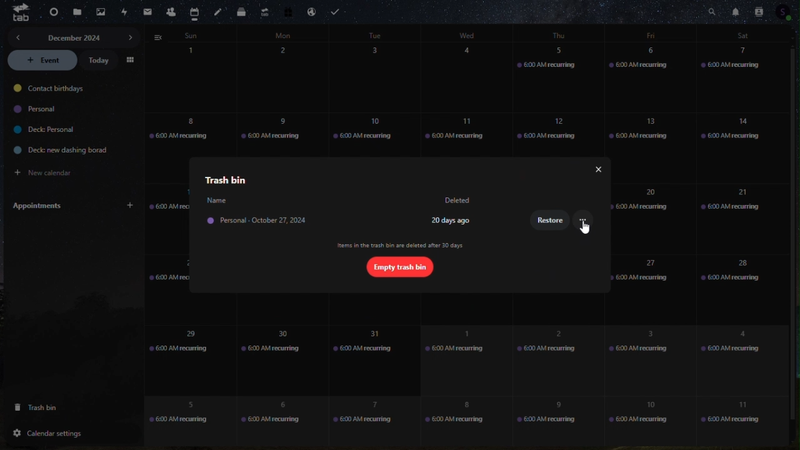  What do you see at coordinates (195, 10) in the screenshot?
I see `calendar` at bounding box center [195, 10].